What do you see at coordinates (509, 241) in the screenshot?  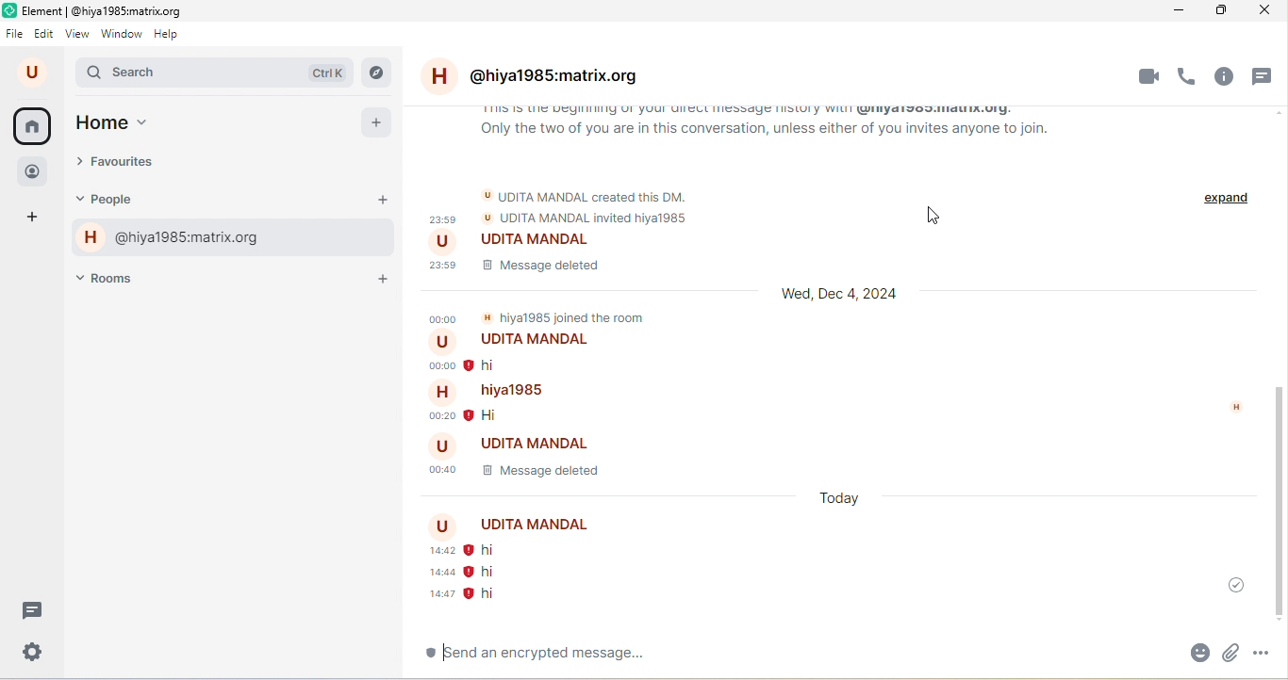 I see `udita mandal` at bounding box center [509, 241].